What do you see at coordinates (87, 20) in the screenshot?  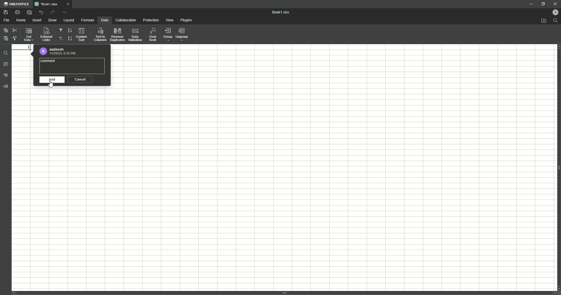 I see `Formula` at bounding box center [87, 20].